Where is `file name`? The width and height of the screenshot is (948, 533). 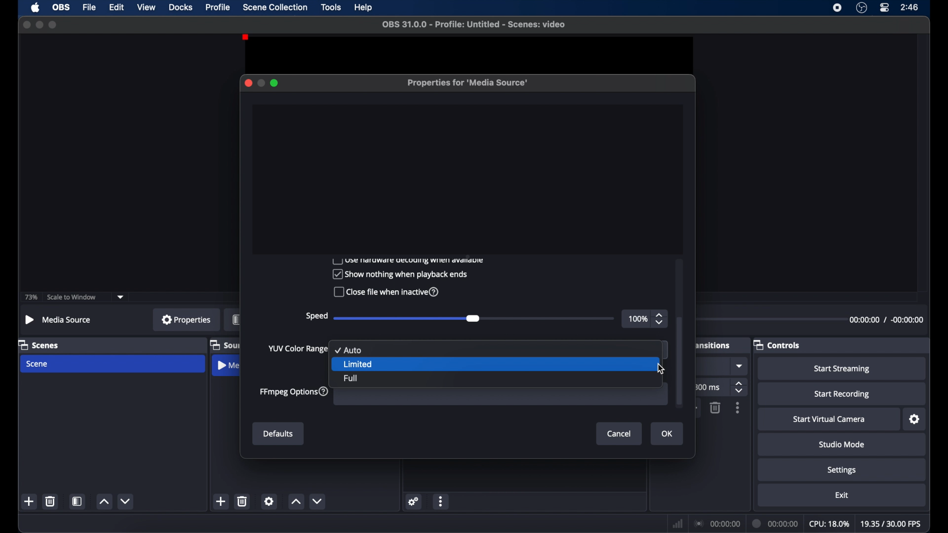 file name is located at coordinates (474, 24).